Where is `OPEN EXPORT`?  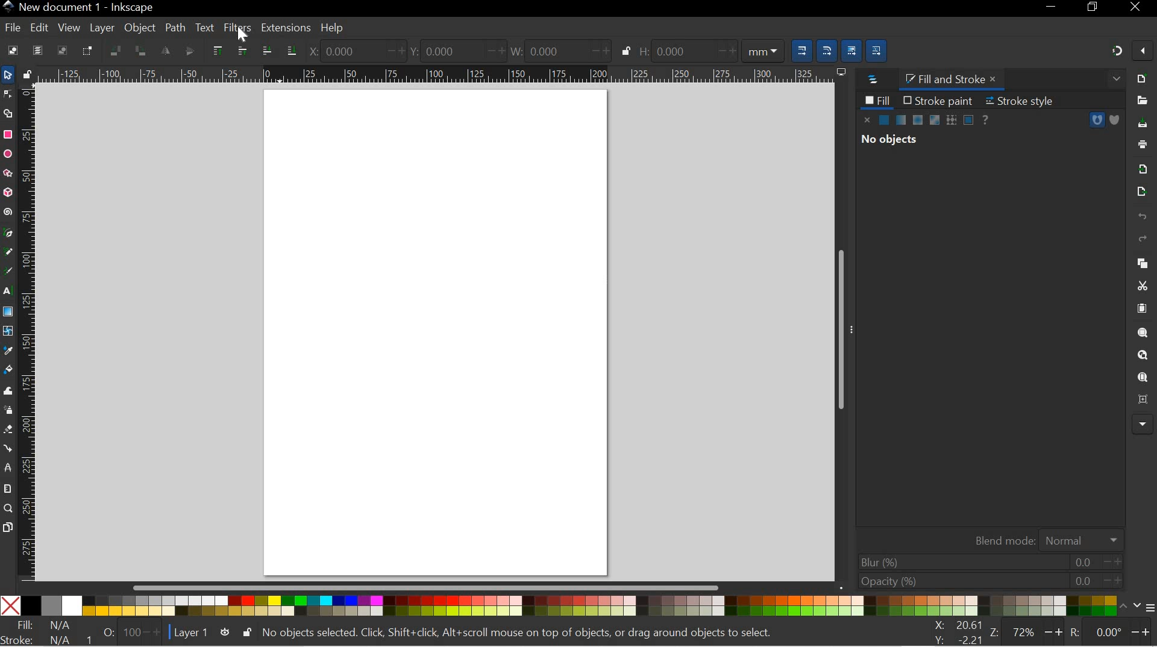
OPEN EXPORT is located at coordinates (1140, 192).